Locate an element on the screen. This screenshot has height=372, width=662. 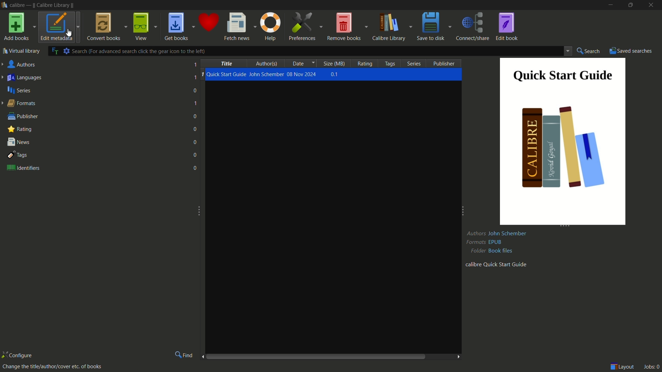
search is located at coordinates (589, 51).